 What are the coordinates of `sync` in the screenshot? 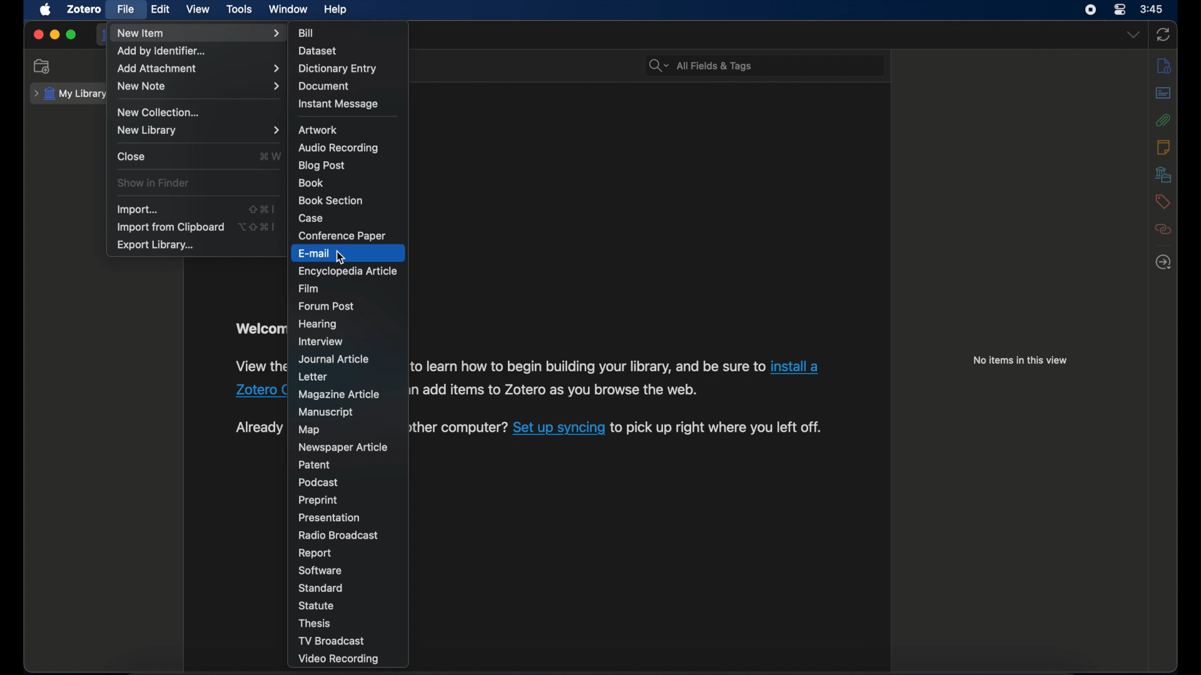 It's located at (1163, 34).